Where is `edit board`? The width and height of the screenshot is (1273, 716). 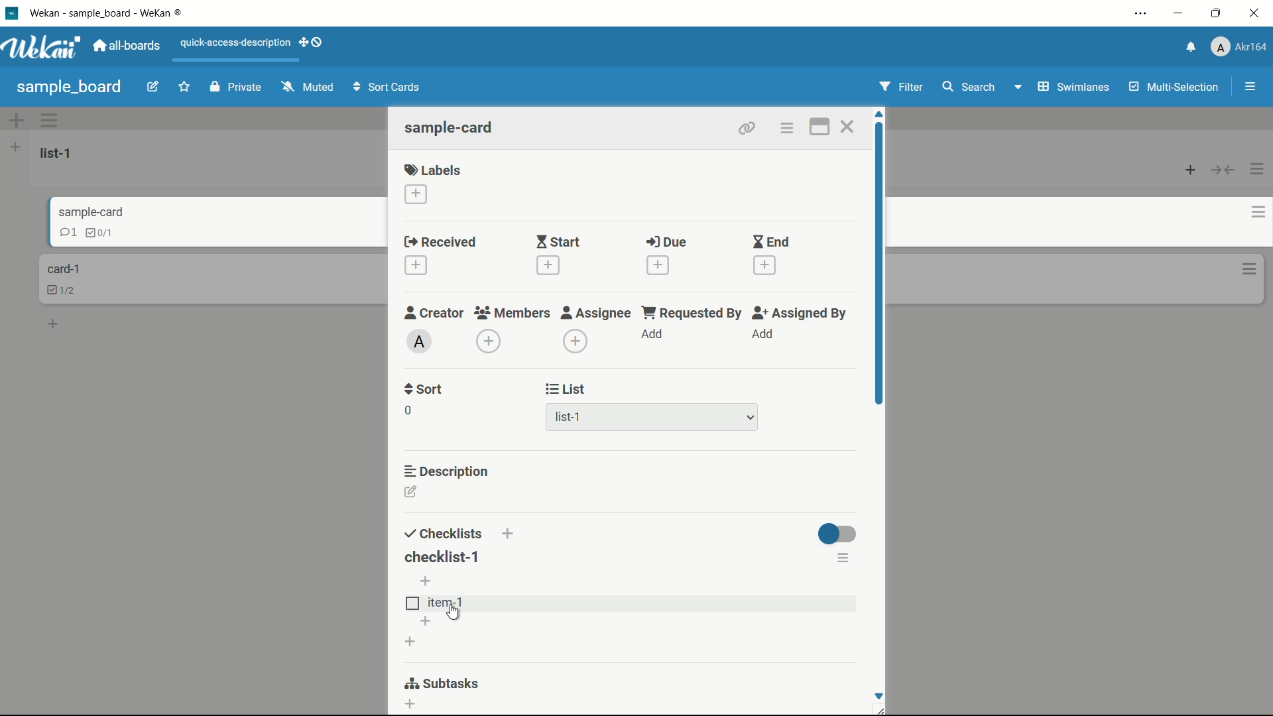 edit board is located at coordinates (153, 86).